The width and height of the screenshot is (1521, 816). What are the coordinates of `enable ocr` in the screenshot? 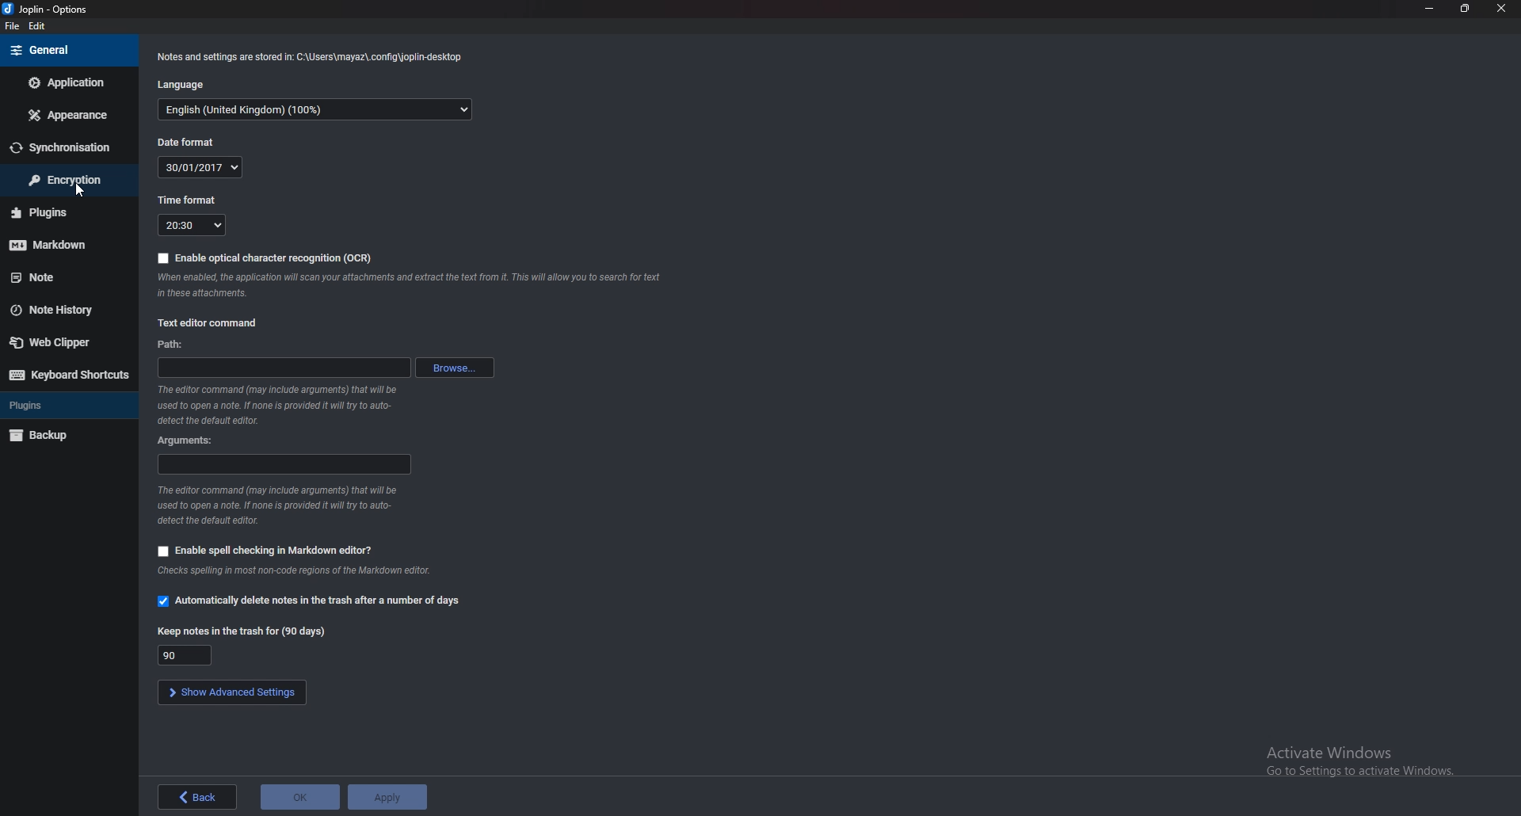 It's located at (270, 258).